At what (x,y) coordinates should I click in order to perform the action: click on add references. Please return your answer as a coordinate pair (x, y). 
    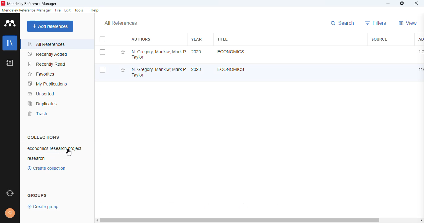
    Looking at the image, I should click on (50, 26).